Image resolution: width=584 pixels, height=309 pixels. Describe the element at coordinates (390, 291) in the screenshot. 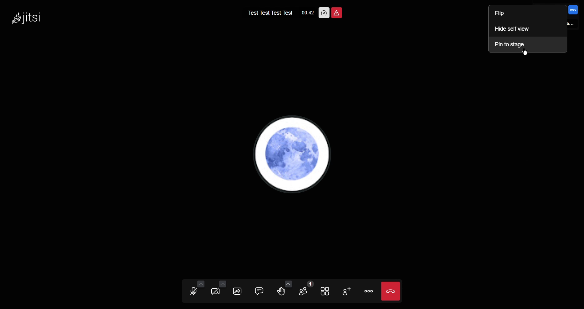

I see `End Call` at that location.